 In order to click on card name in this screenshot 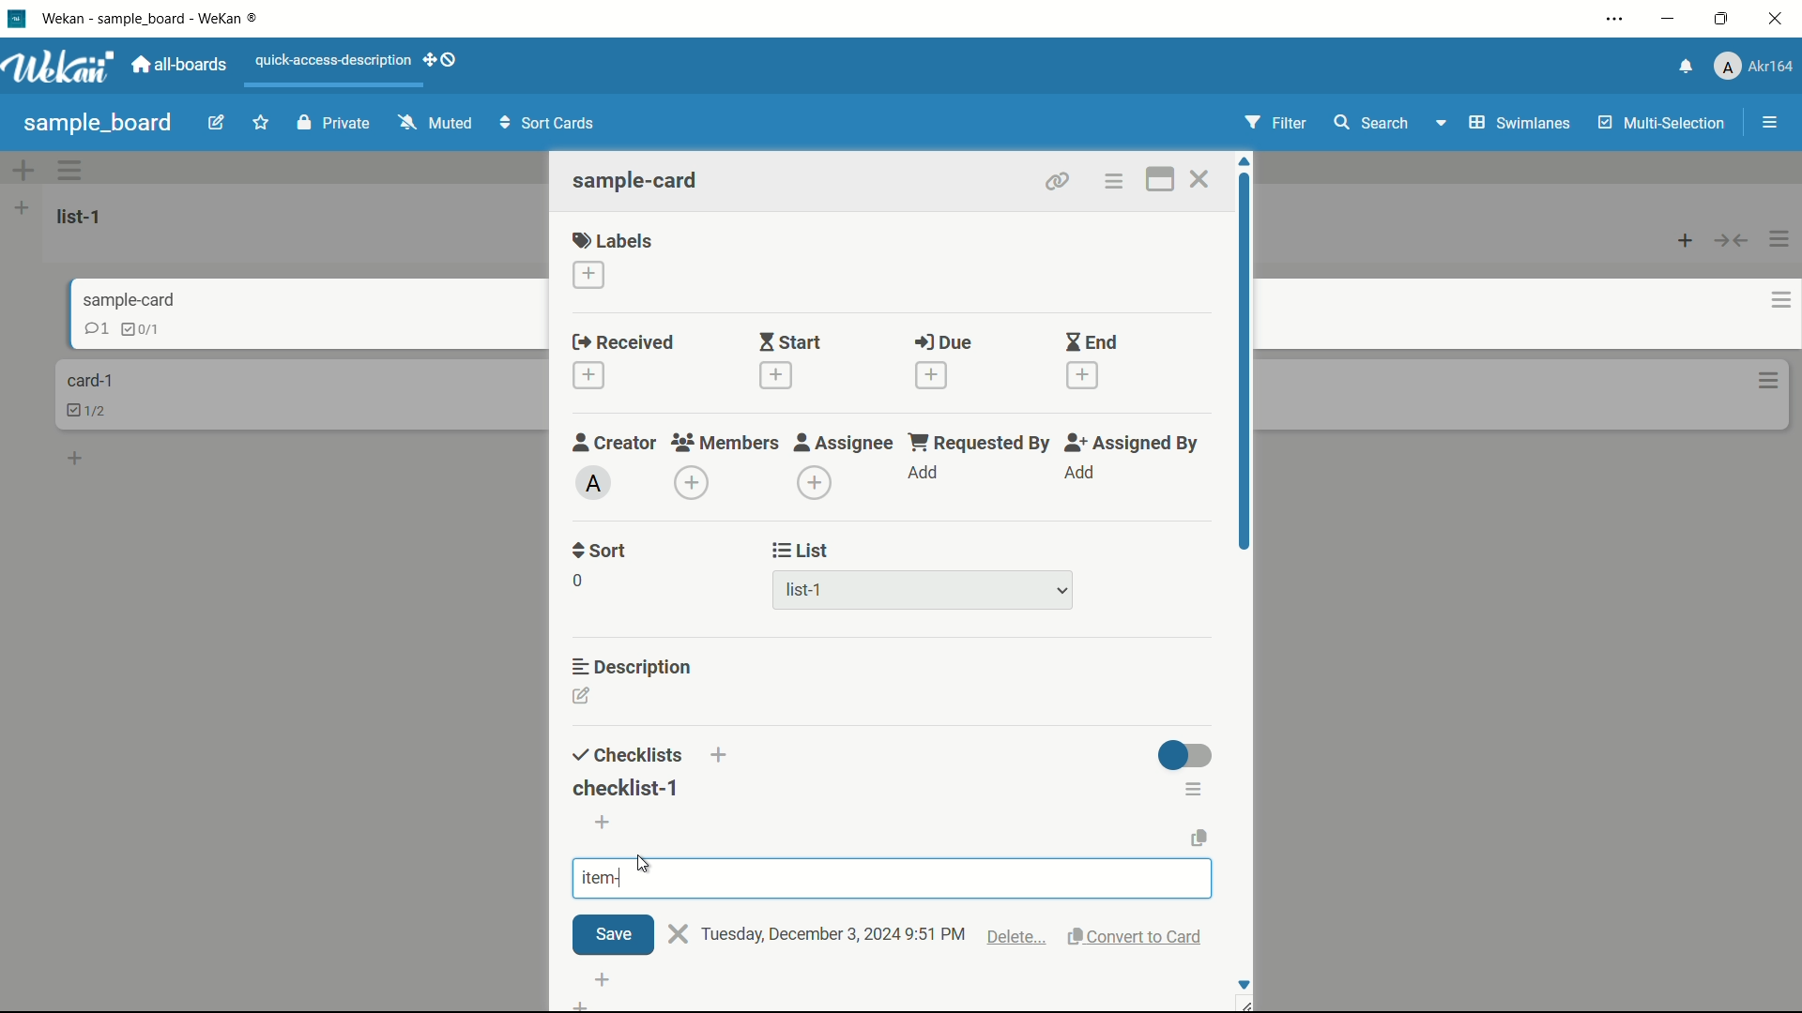, I will do `click(637, 179)`.